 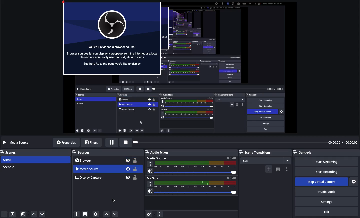 I want to click on Exit, so click(x=328, y=212).